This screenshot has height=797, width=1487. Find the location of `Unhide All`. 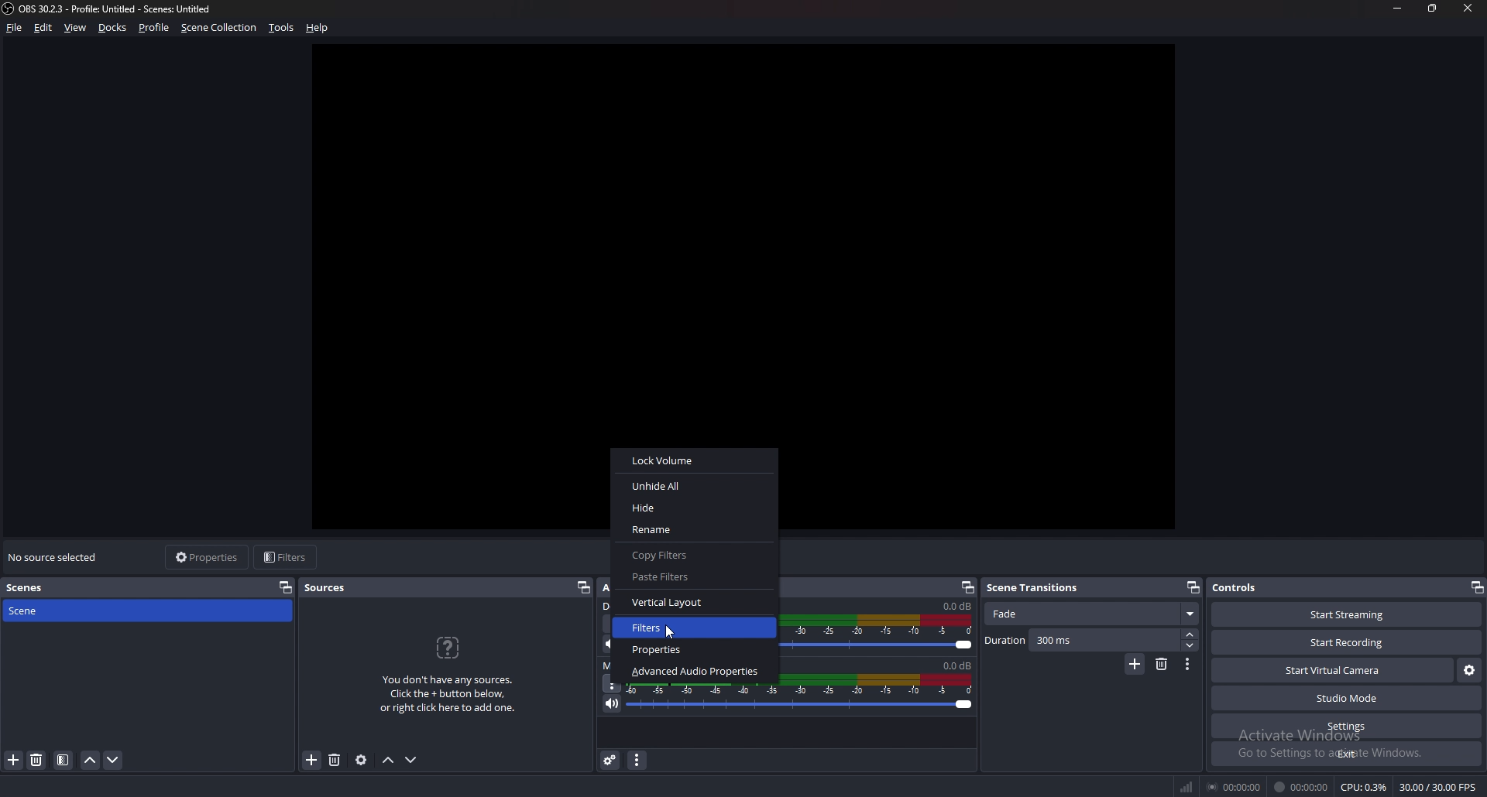

Unhide All is located at coordinates (658, 488).